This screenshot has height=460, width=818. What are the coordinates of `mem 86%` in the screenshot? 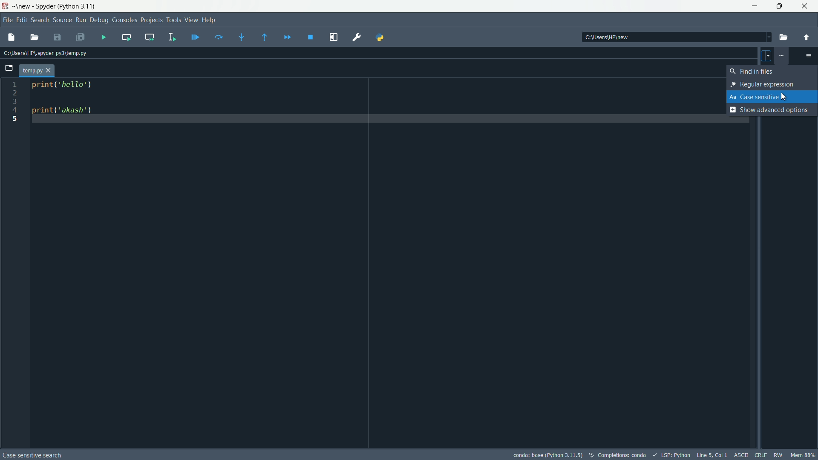 It's located at (803, 455).